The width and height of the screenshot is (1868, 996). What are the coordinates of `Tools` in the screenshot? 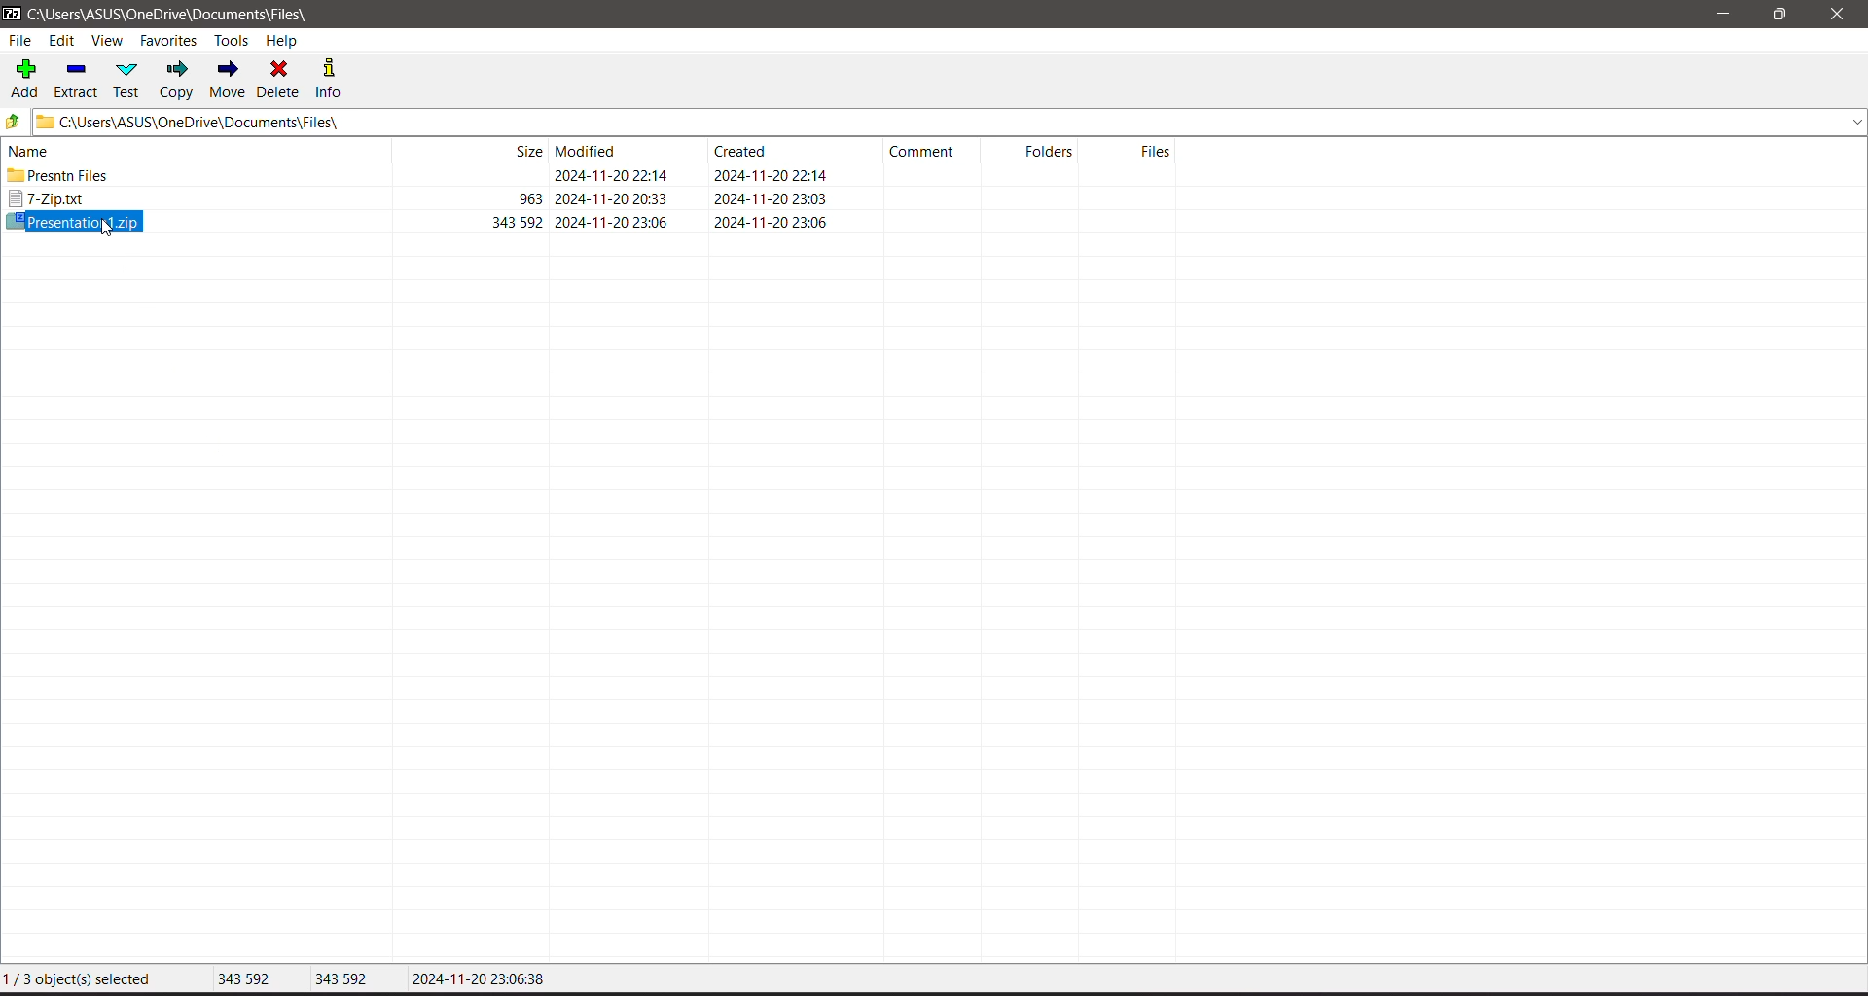 It's located at (234, 40).